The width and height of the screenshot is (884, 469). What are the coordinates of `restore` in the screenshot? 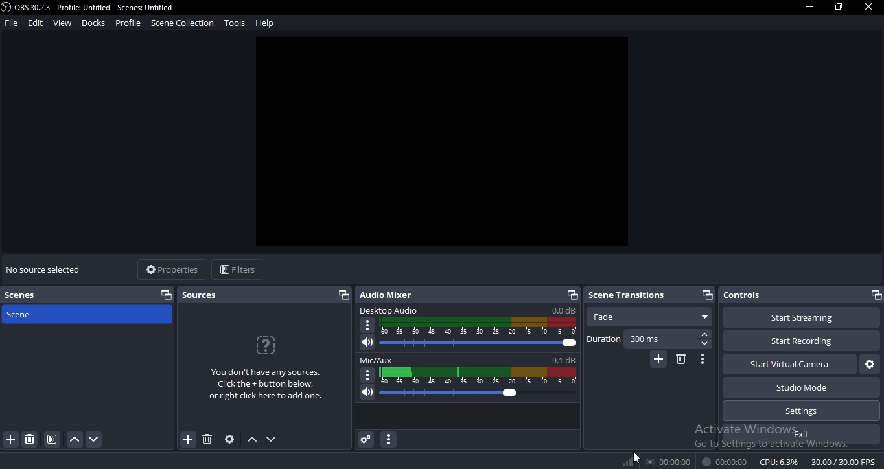 It's located at (166, 294).